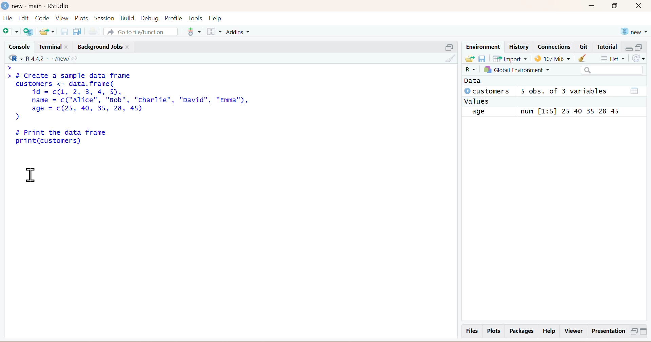 The image size is (651, 342). I want to click on Viewer, so click(573, 331).